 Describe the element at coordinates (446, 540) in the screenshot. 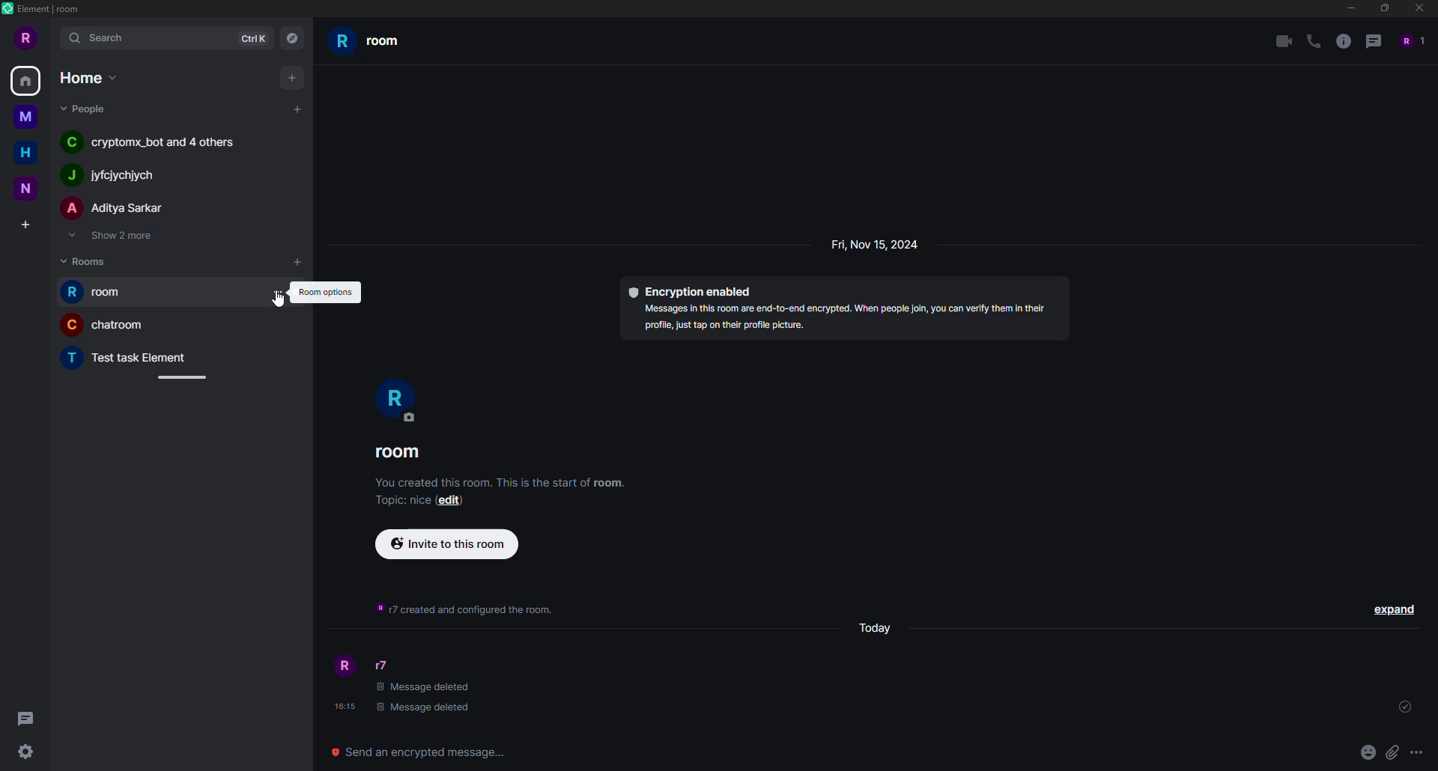

I see `invite to this room` at that location.